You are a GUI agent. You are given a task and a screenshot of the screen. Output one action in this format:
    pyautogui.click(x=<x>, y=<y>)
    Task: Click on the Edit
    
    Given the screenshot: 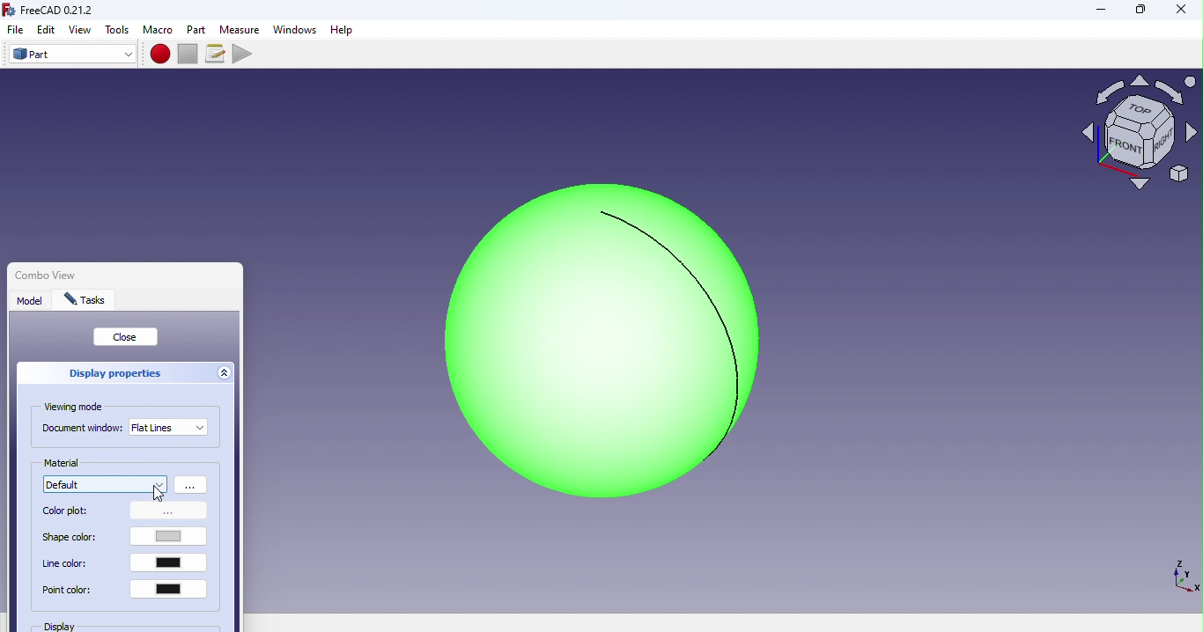 What is the action you would take?
    pyautogui.click(x=47, y=29)
    